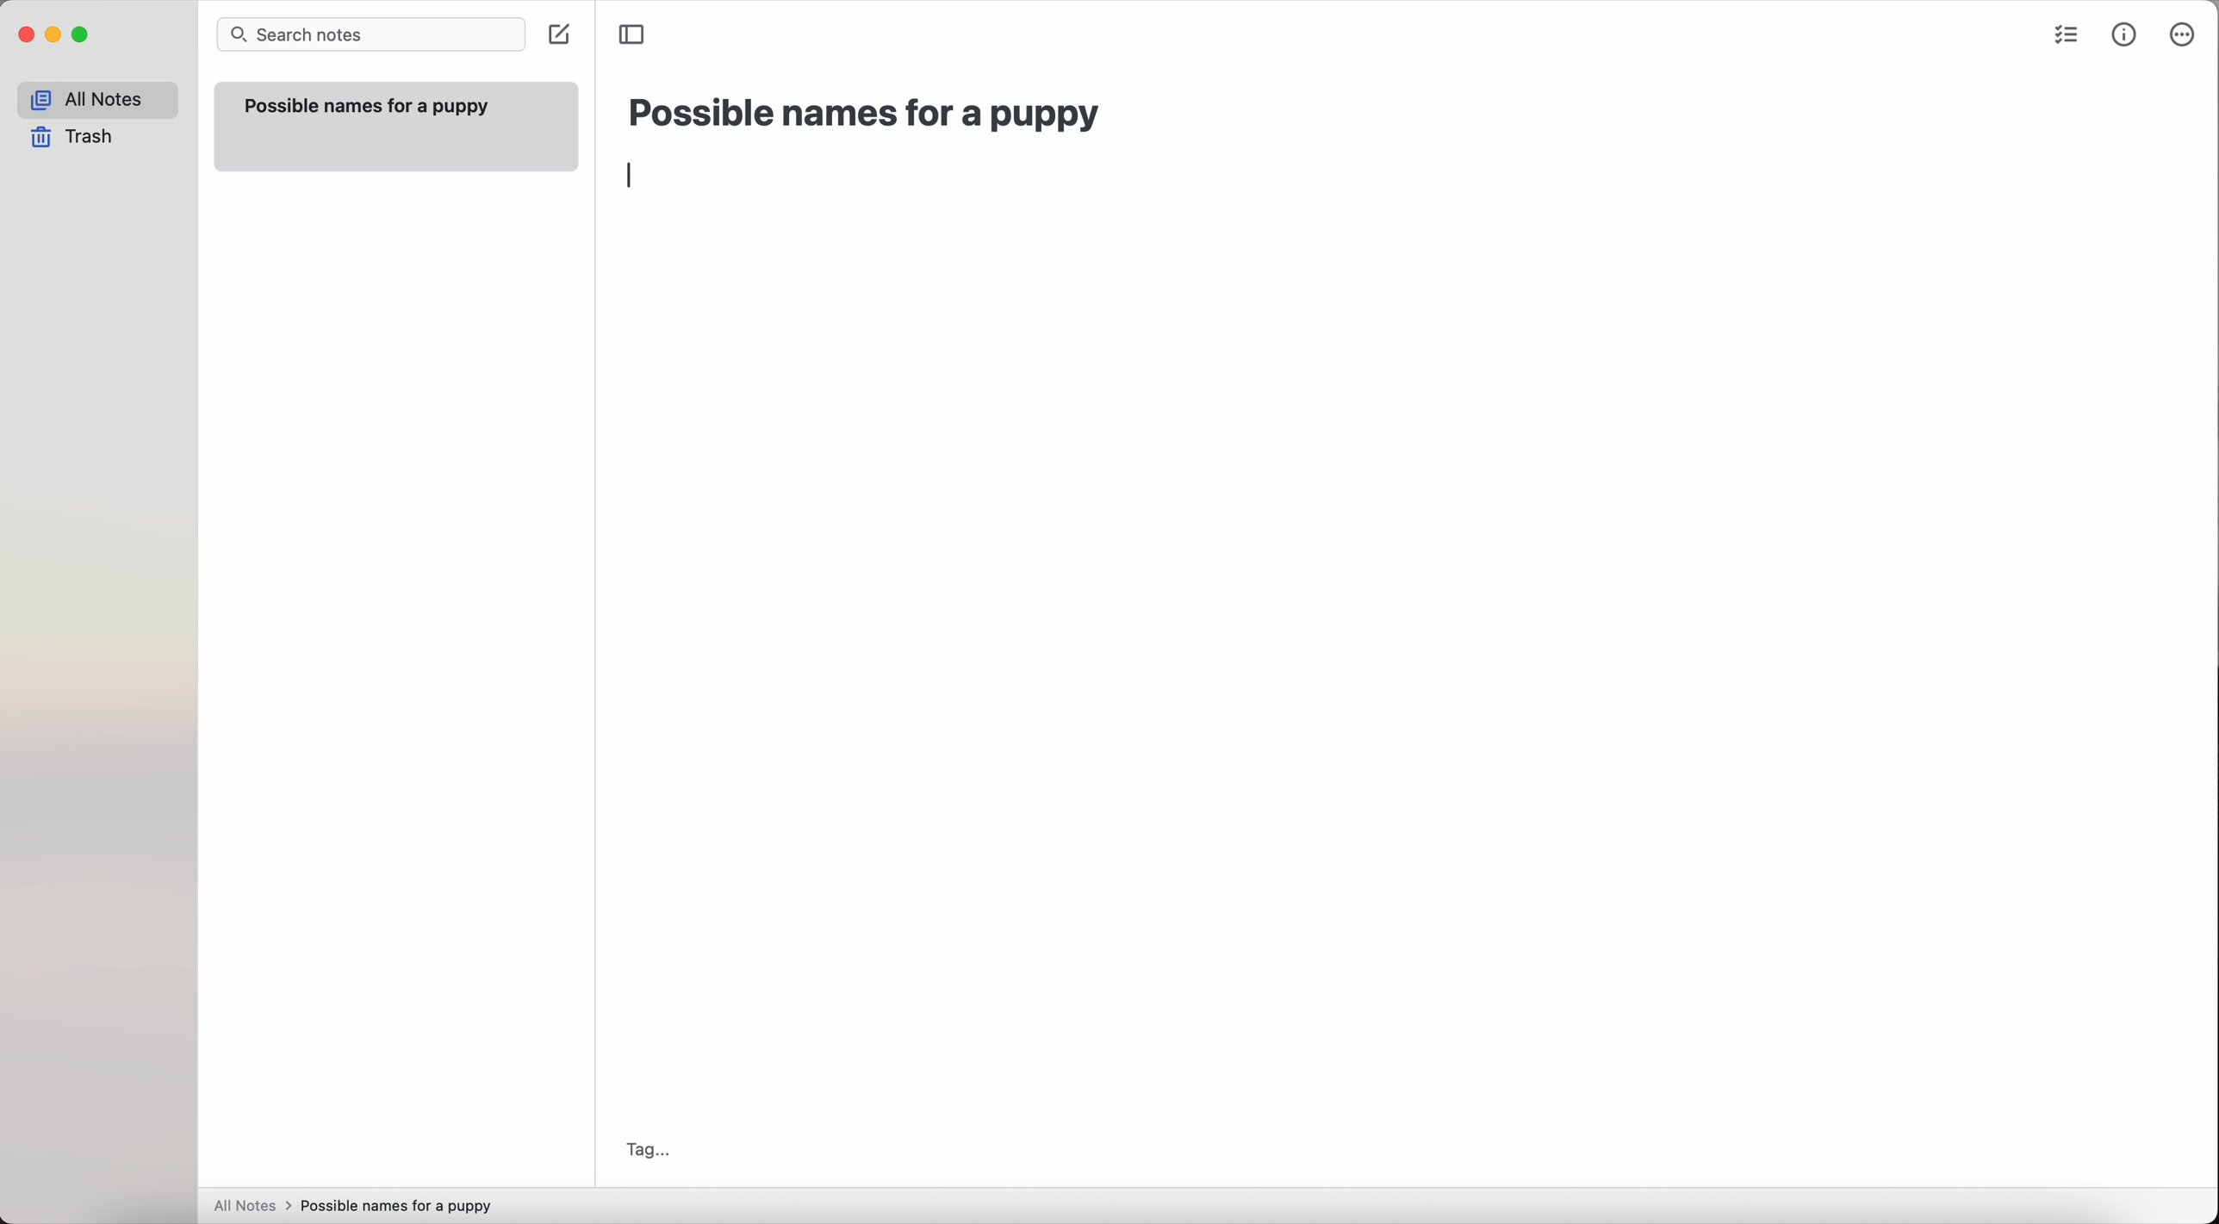 The image size is (2219, 1224). I want to click on search bar, so click(370, 36).